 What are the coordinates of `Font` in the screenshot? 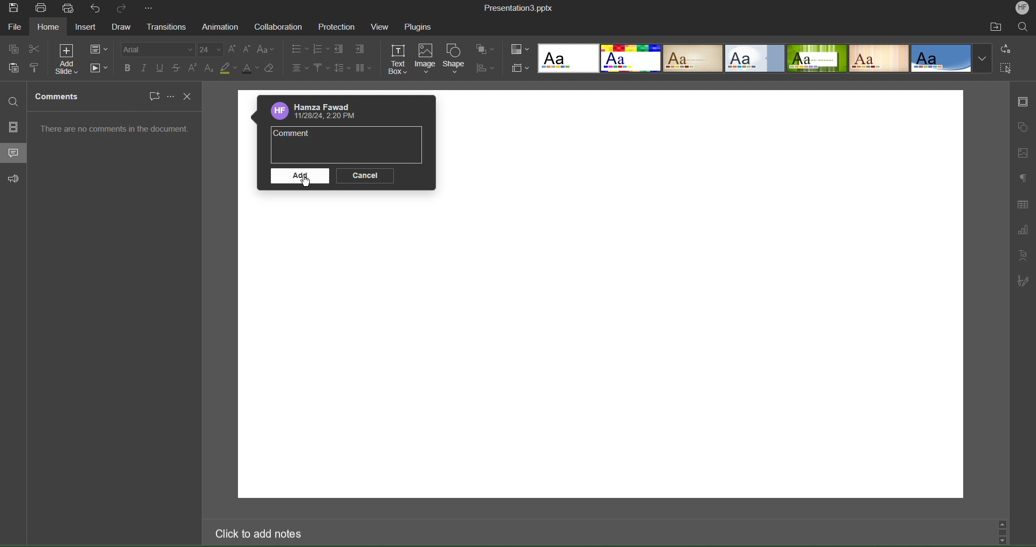 It's located at (158, 50).